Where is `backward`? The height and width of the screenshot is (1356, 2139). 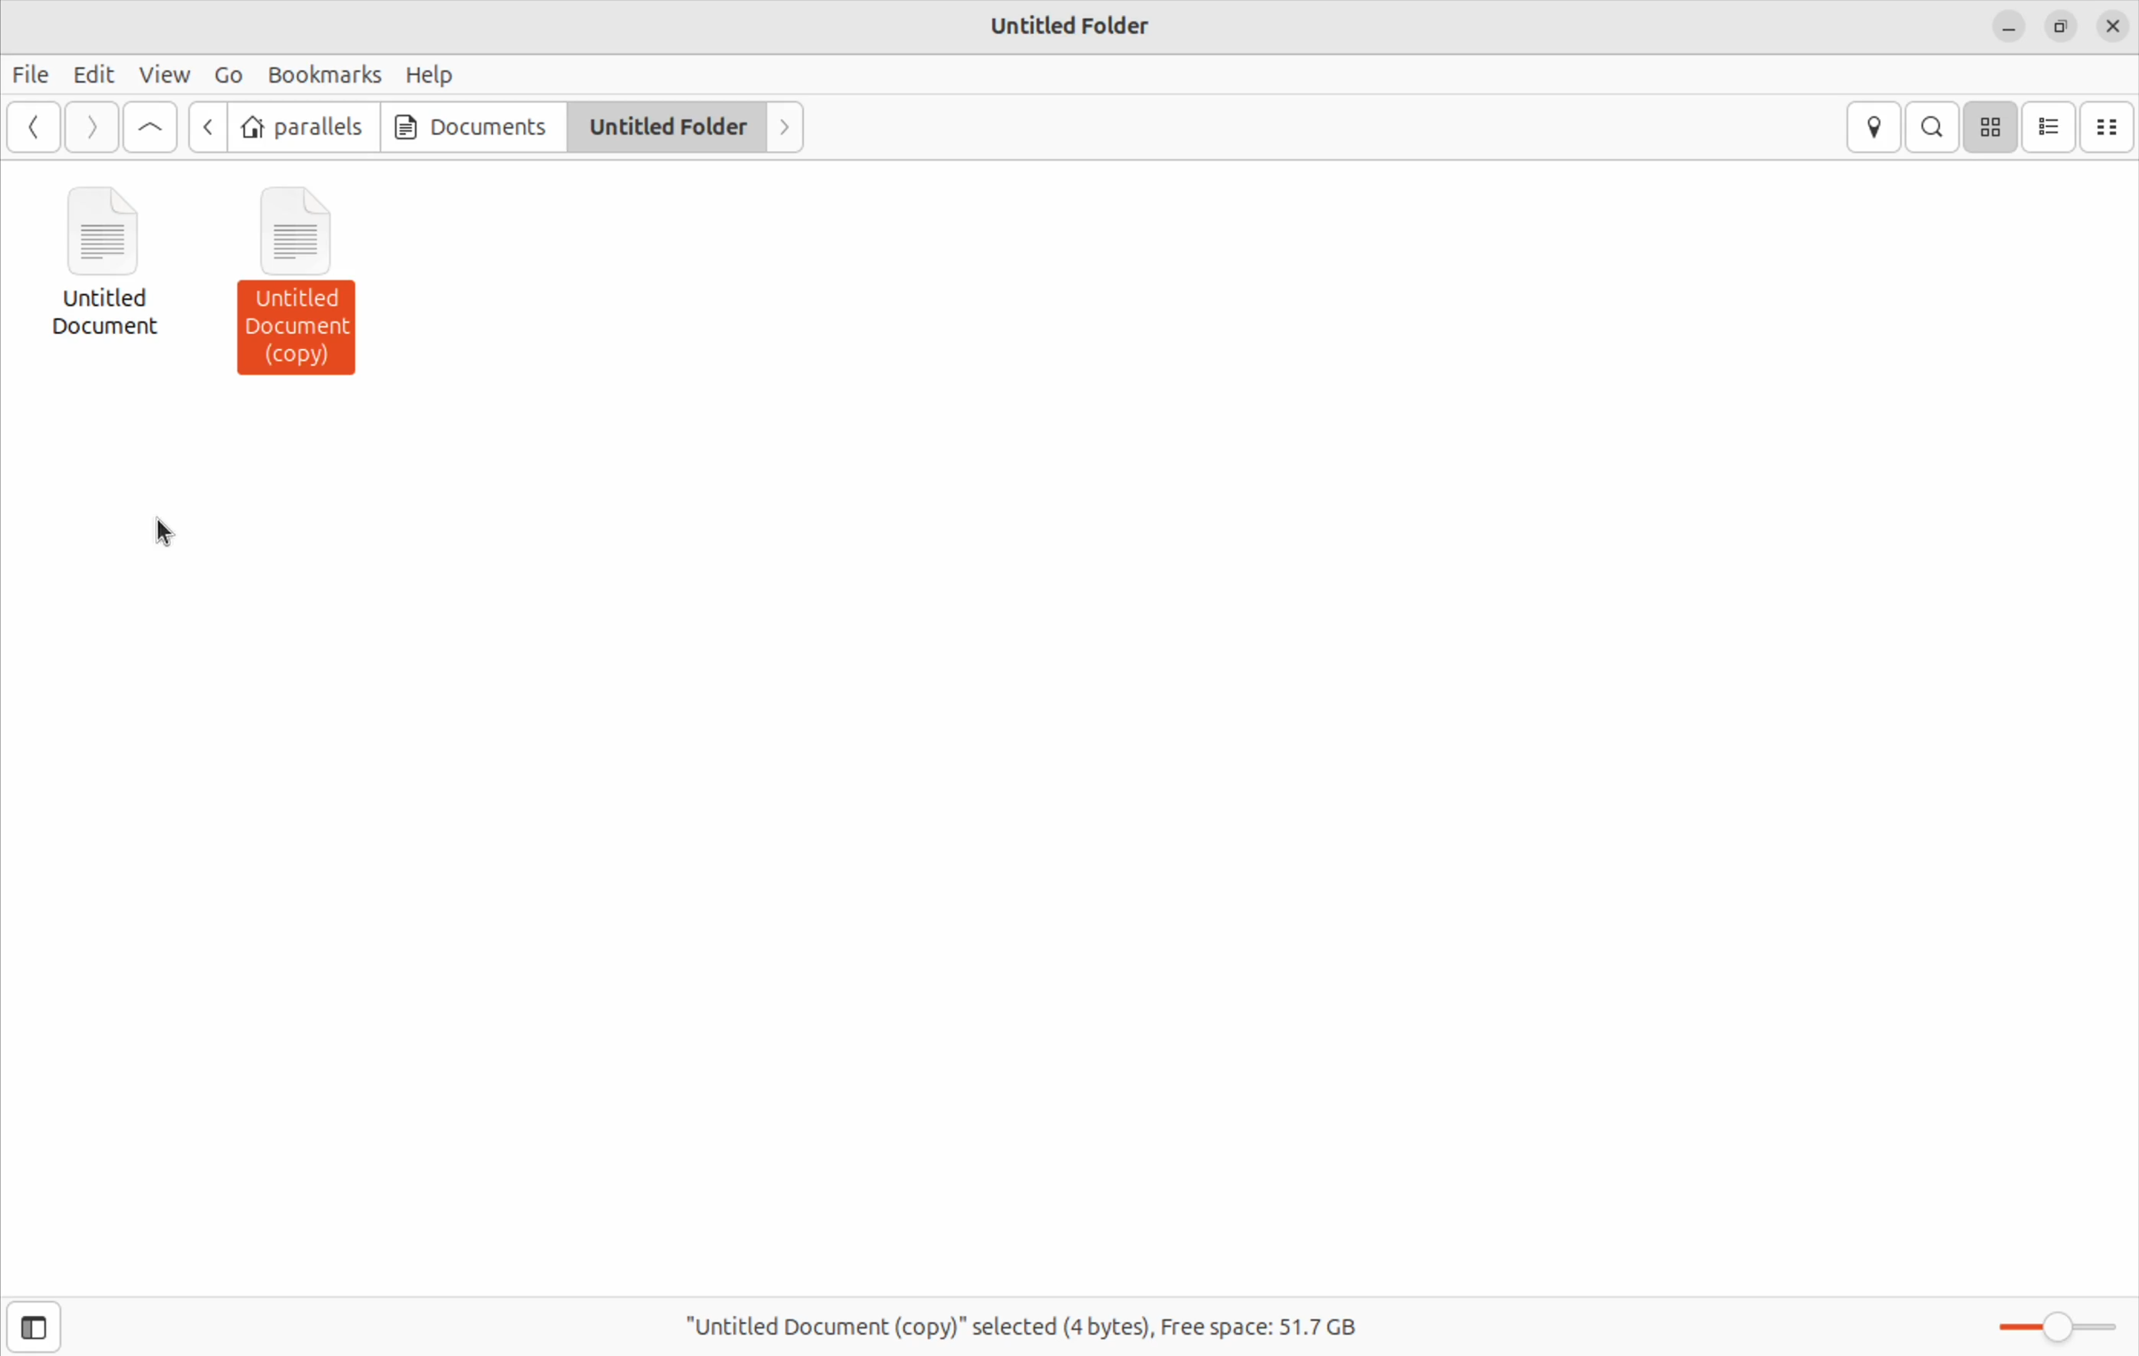 backward is located at coordinates (34, 129).